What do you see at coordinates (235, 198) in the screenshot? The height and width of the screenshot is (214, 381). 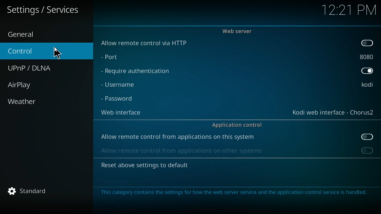 I see `message` at bounding box center [235, 198].